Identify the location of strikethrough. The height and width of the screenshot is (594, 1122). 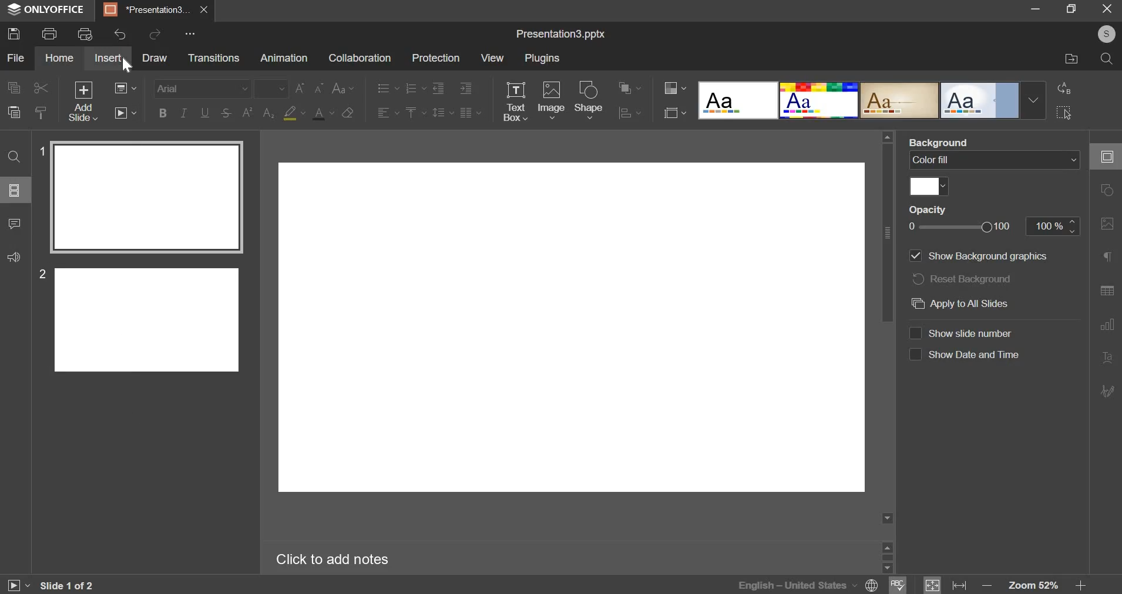
(227, 113).